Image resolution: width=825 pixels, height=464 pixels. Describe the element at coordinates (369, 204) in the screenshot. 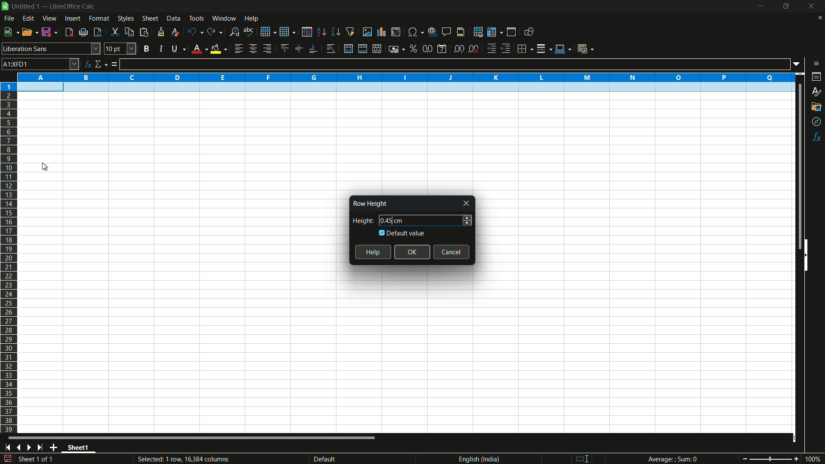

I see `Row Height` at that location.